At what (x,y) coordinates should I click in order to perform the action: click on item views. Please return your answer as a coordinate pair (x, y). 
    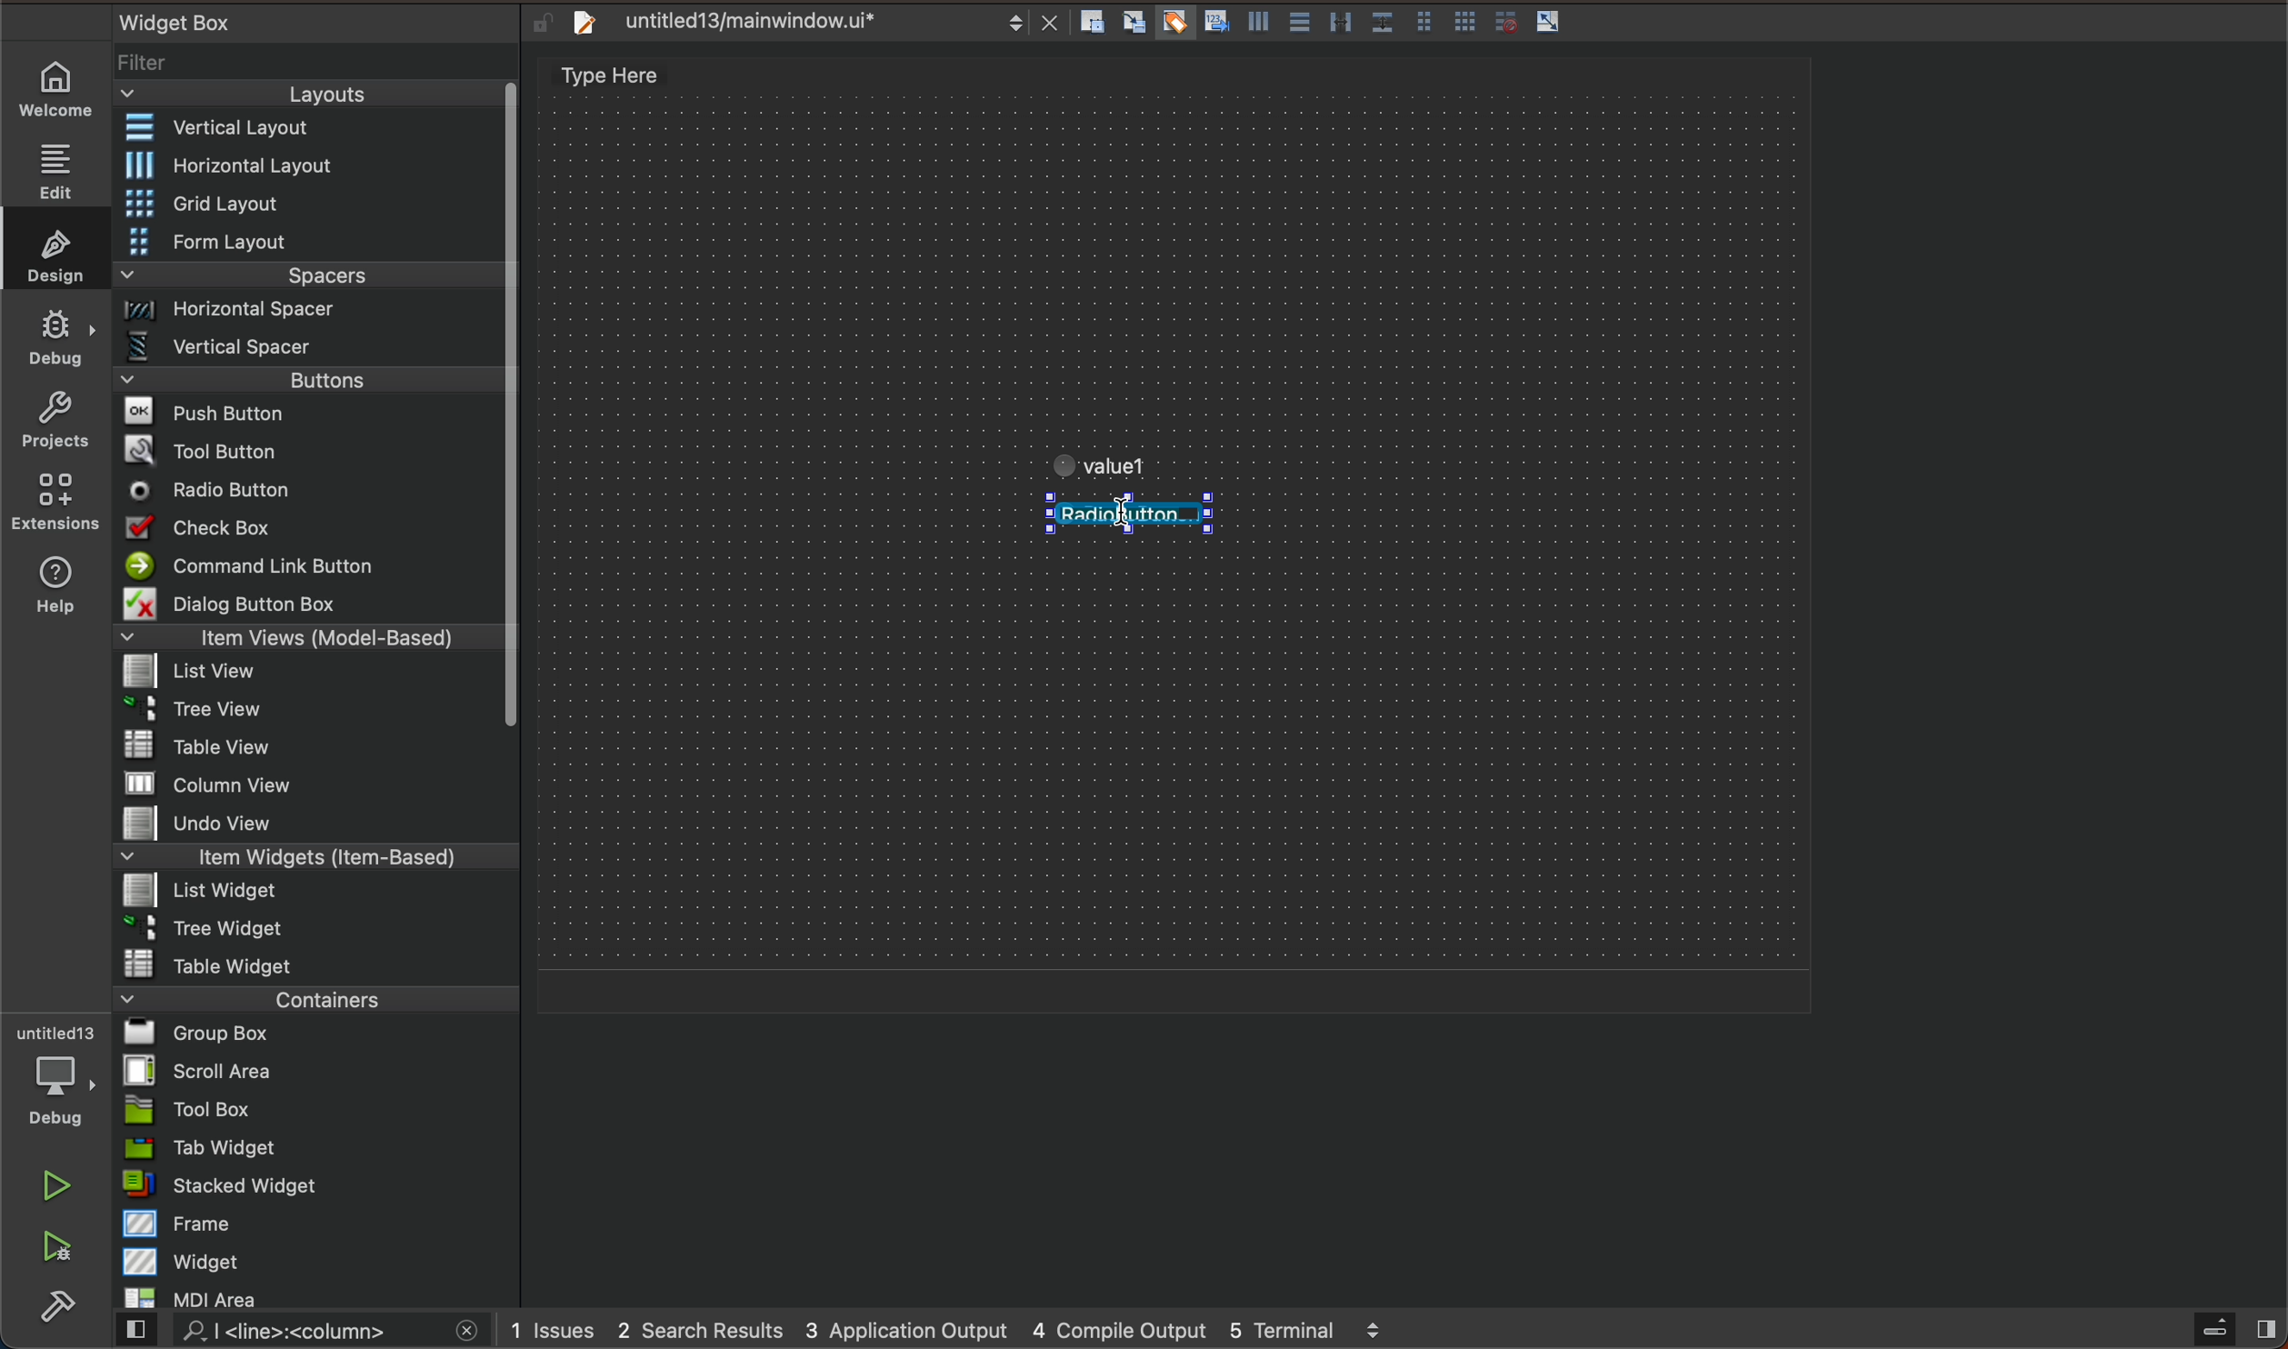
    Looking at the image, I should click on (305, 641).